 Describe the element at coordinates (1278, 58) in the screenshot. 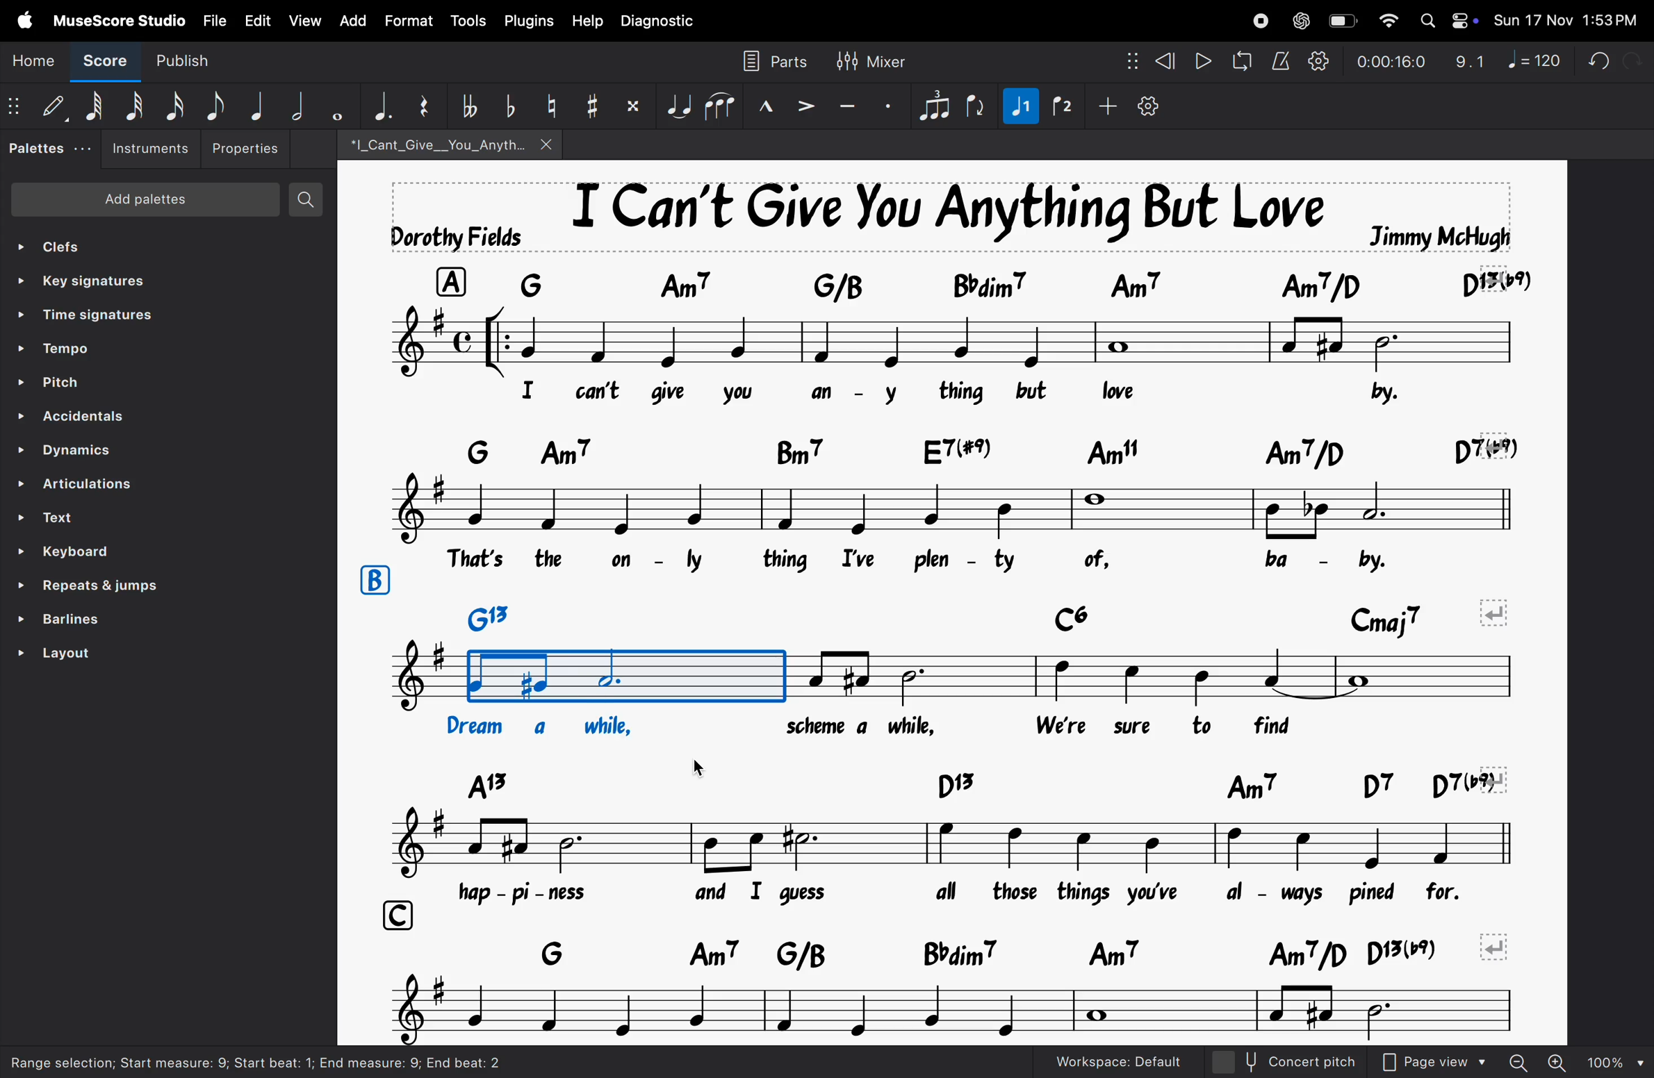

I see `metronome` at that location.